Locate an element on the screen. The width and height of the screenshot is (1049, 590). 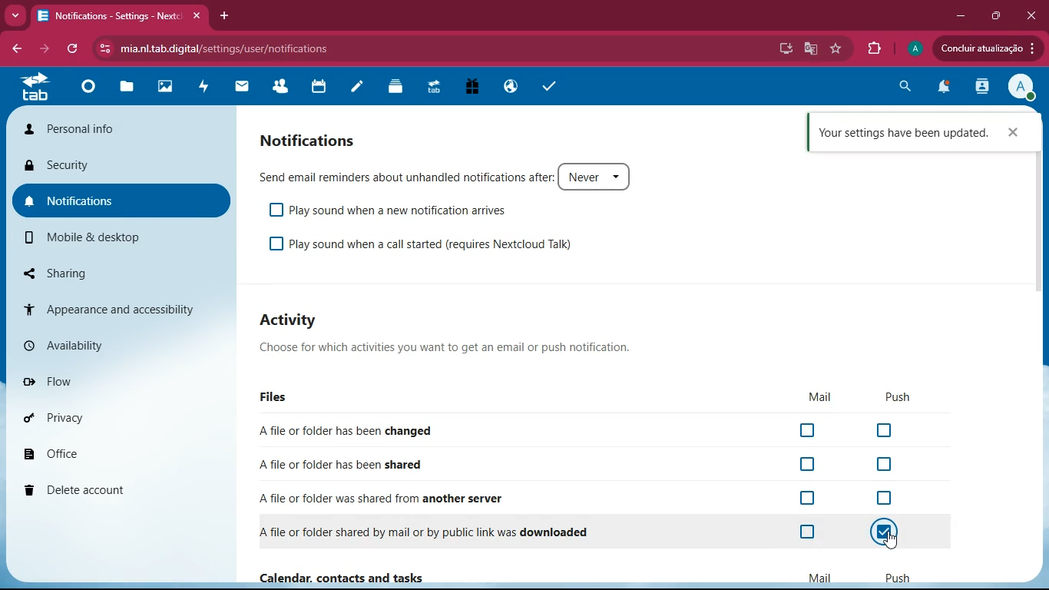
home is located at coordinates (84, 90).